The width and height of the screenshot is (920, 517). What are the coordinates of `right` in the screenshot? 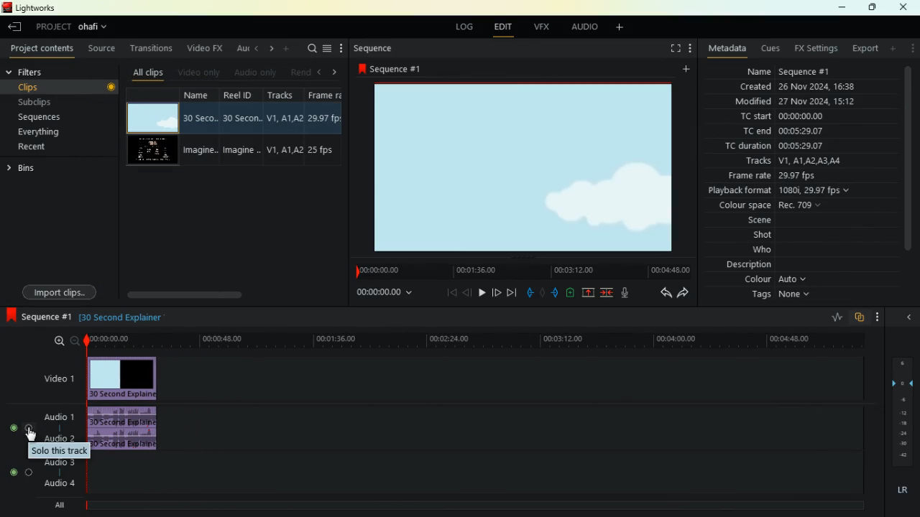 It's located at (333, 70).